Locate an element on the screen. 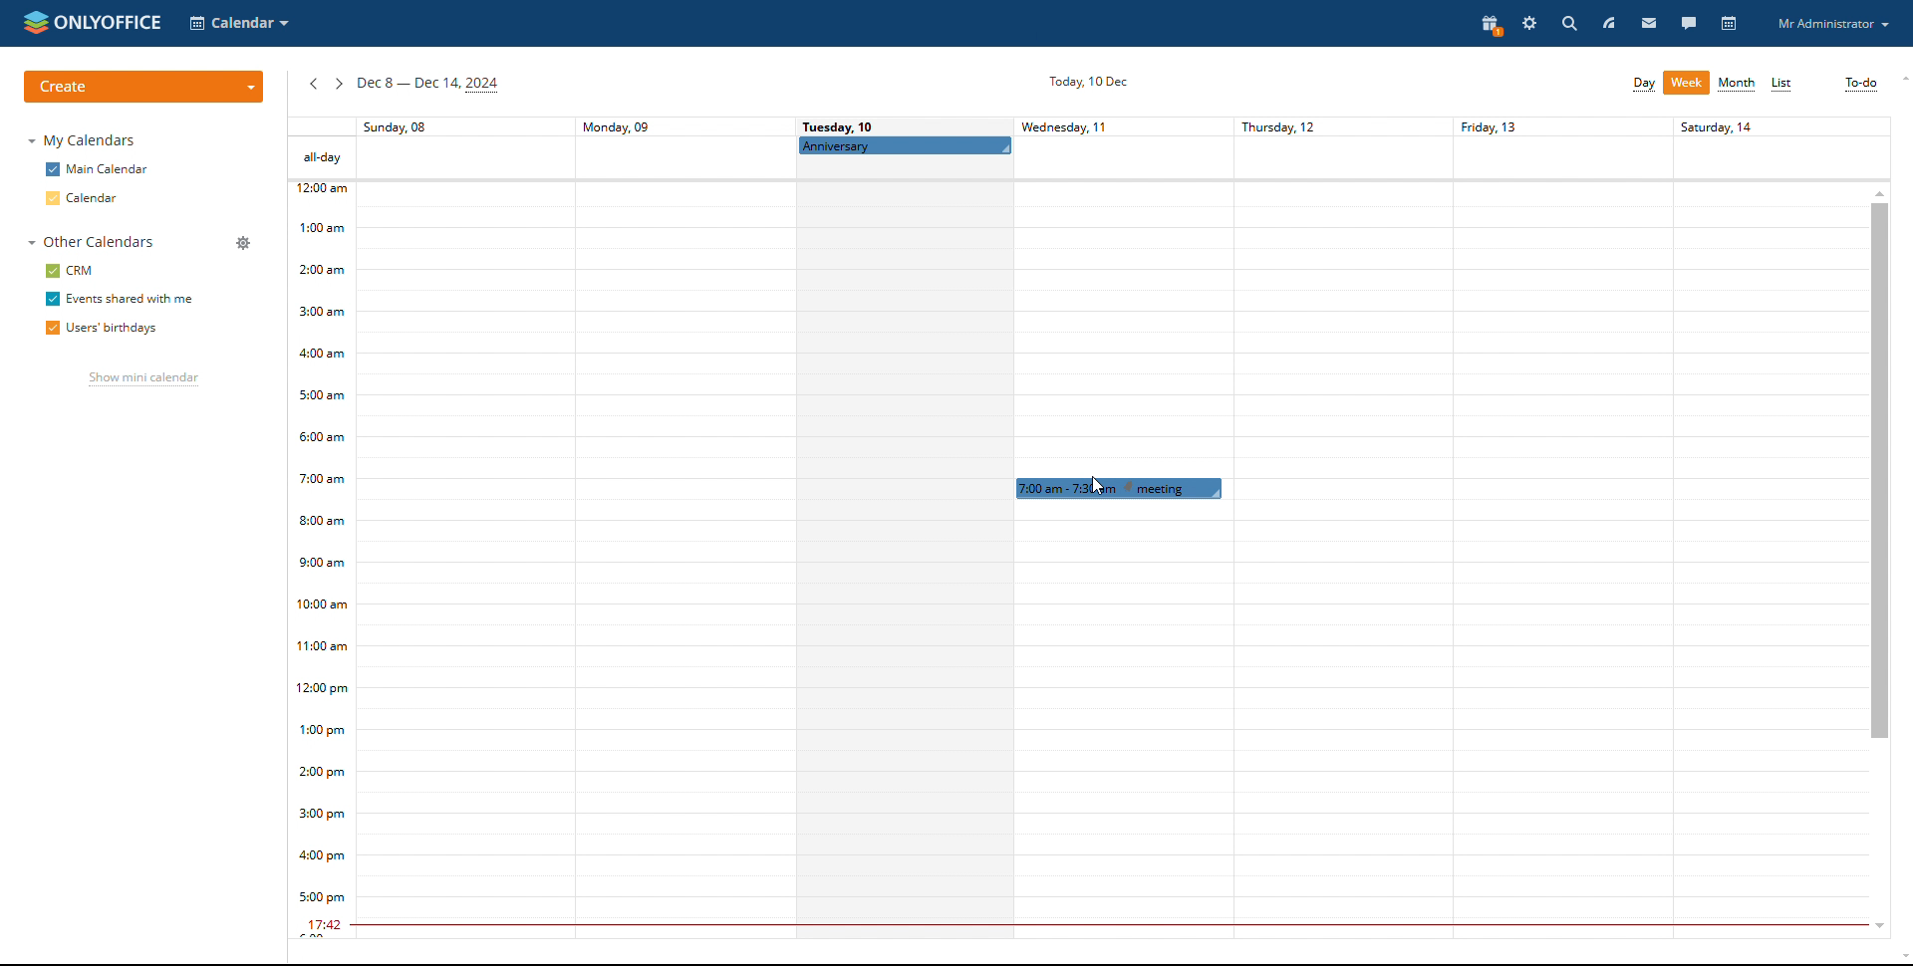  schedule for a day is located at coordinates (907, 562).